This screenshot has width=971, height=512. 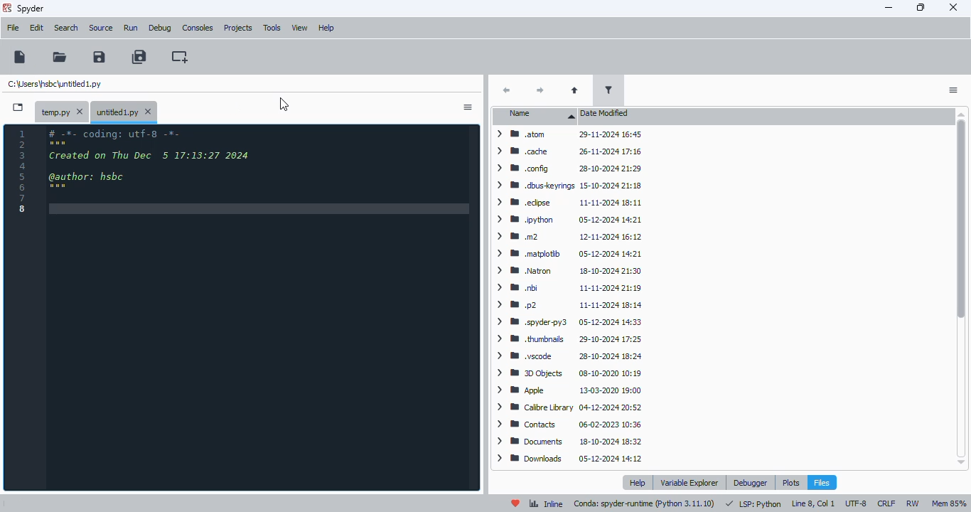 I want to click on > mp2 11-11-2024 18:14, so click(x=567, y=305).